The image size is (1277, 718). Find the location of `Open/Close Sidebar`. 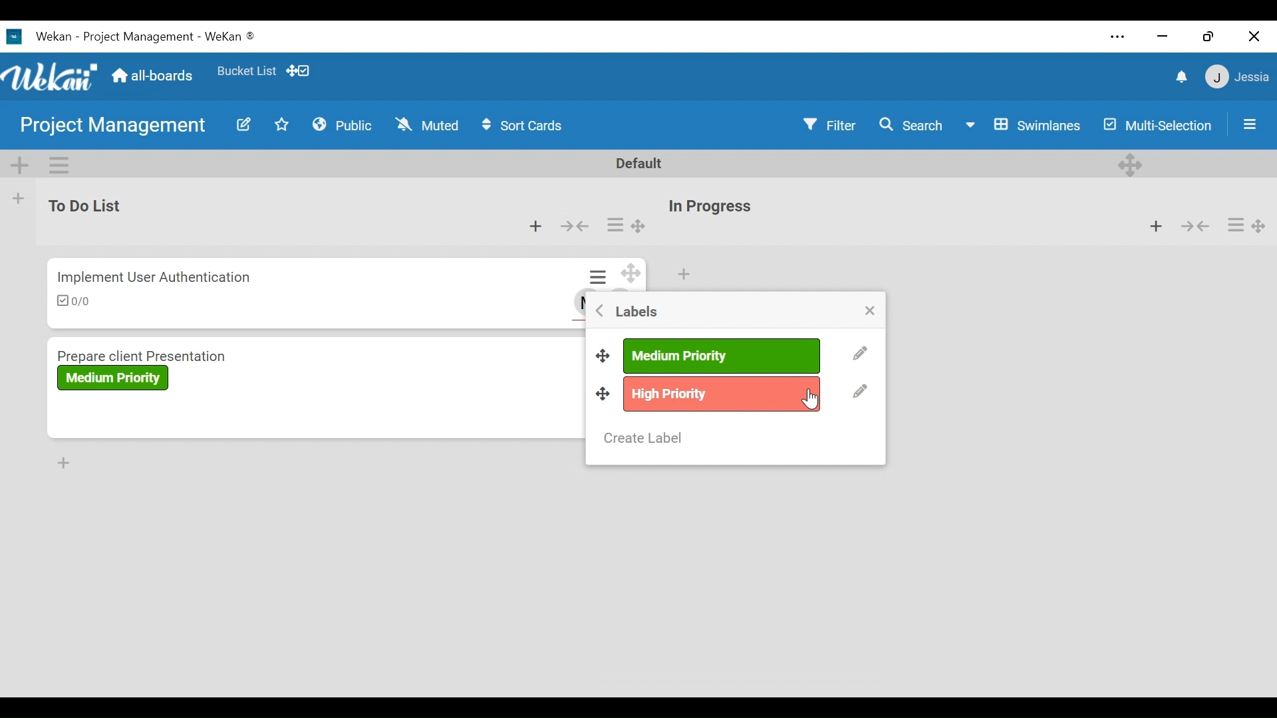

Open/Close Sidebar is located at coordinates (1248, 123).